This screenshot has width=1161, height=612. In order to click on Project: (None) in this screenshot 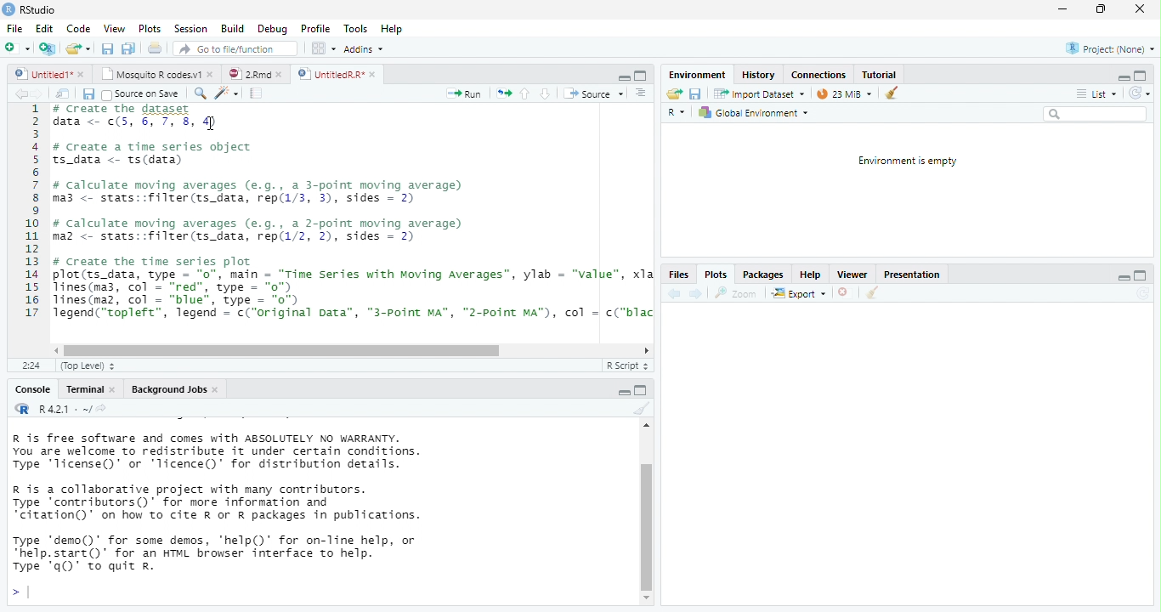, I will do `click(1111, 49)`.